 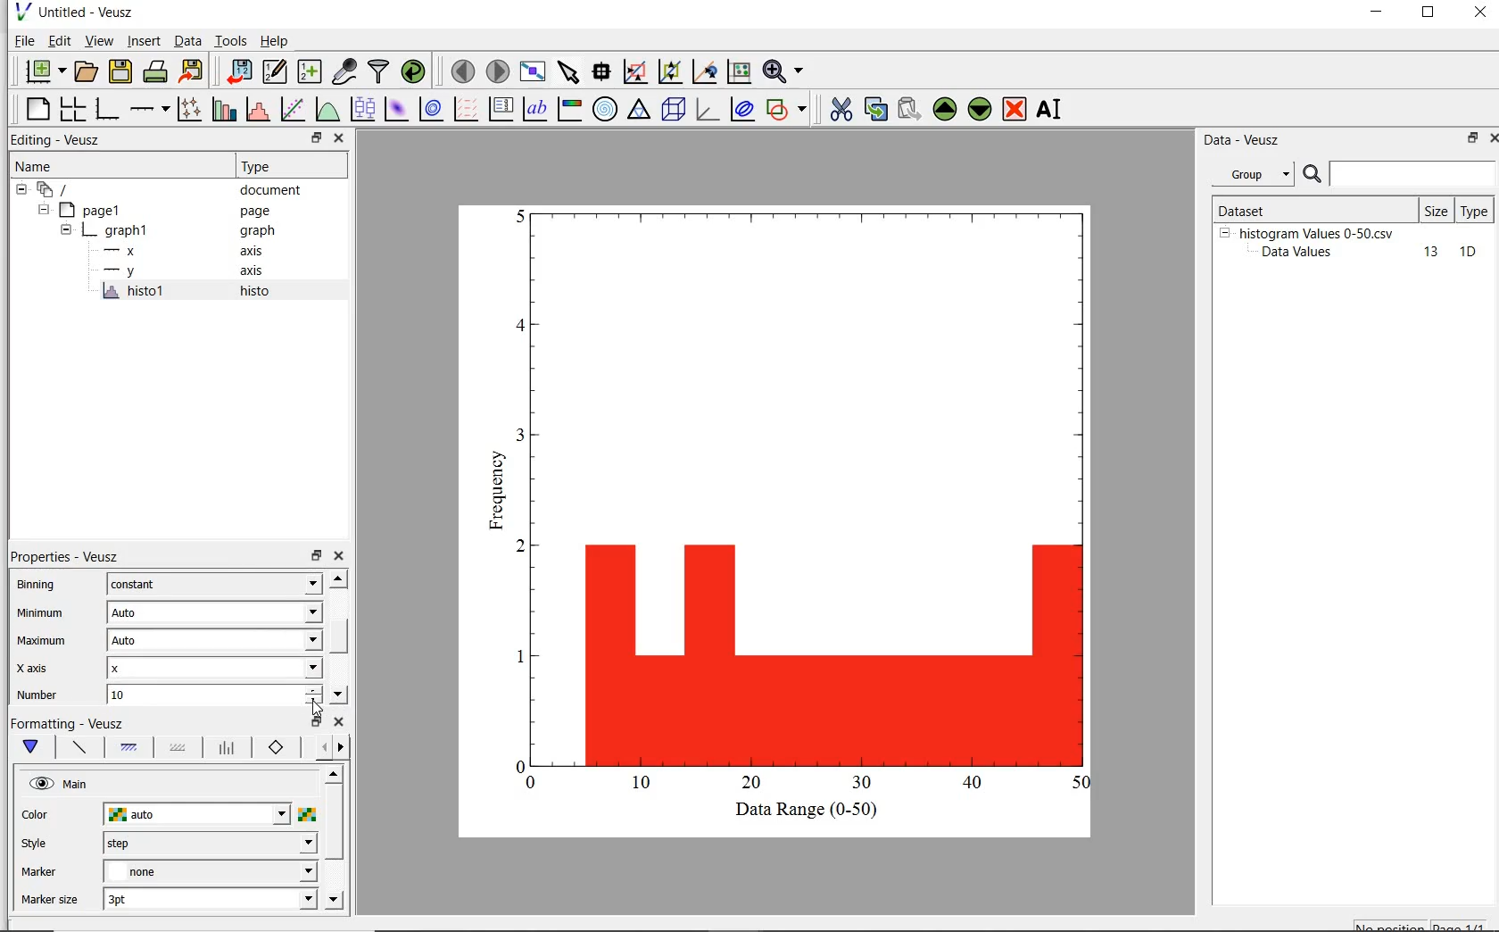 I want to click on close, so click(x=341, y=556).